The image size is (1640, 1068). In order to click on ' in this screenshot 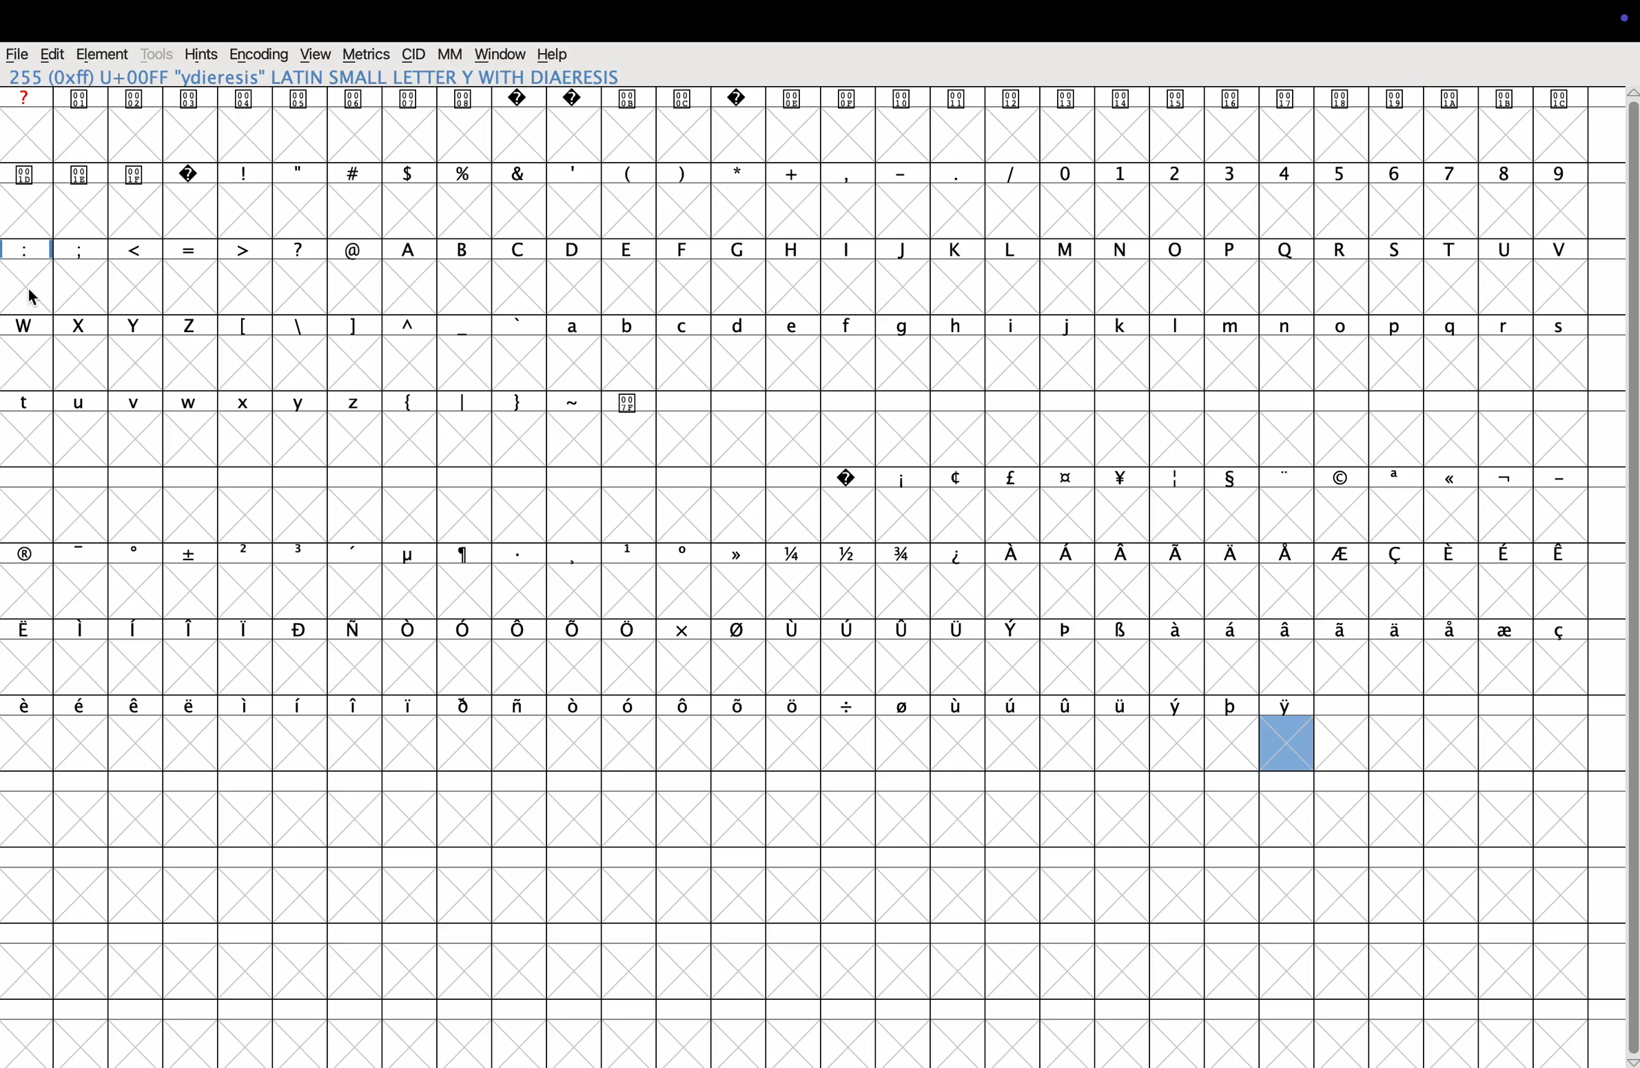, I will do `click(521, 342)`.